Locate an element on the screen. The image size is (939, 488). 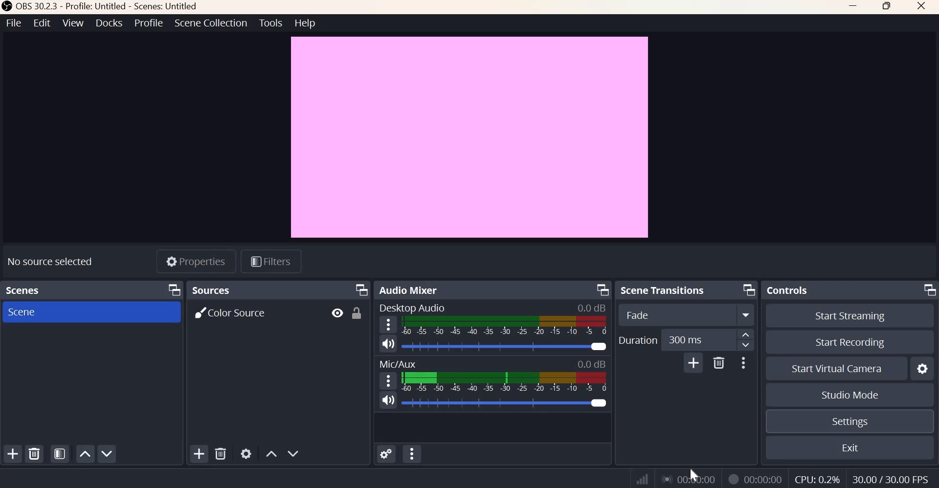
Visibility Toggle is located at coordinates (336, 313).